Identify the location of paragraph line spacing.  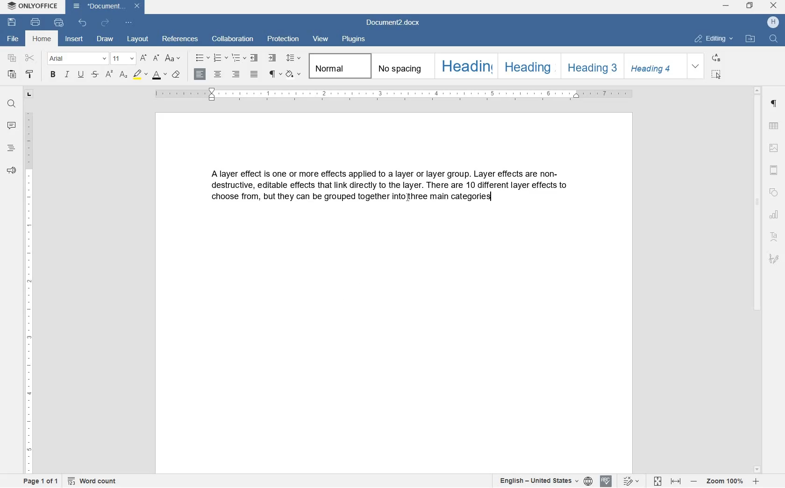
(294, 59).